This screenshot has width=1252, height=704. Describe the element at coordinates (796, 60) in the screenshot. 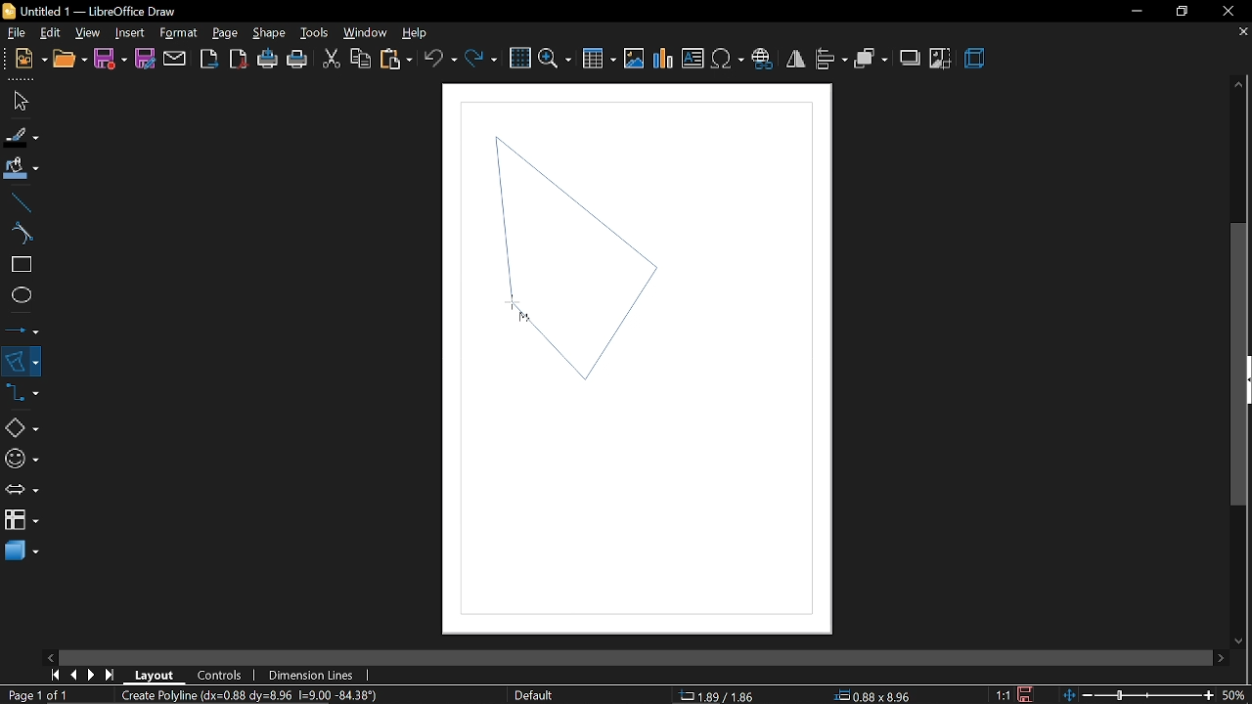

I see `flip` at that location.